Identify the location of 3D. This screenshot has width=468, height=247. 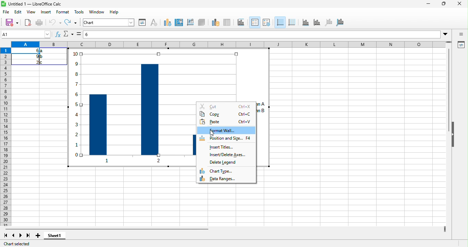
(201, 23).